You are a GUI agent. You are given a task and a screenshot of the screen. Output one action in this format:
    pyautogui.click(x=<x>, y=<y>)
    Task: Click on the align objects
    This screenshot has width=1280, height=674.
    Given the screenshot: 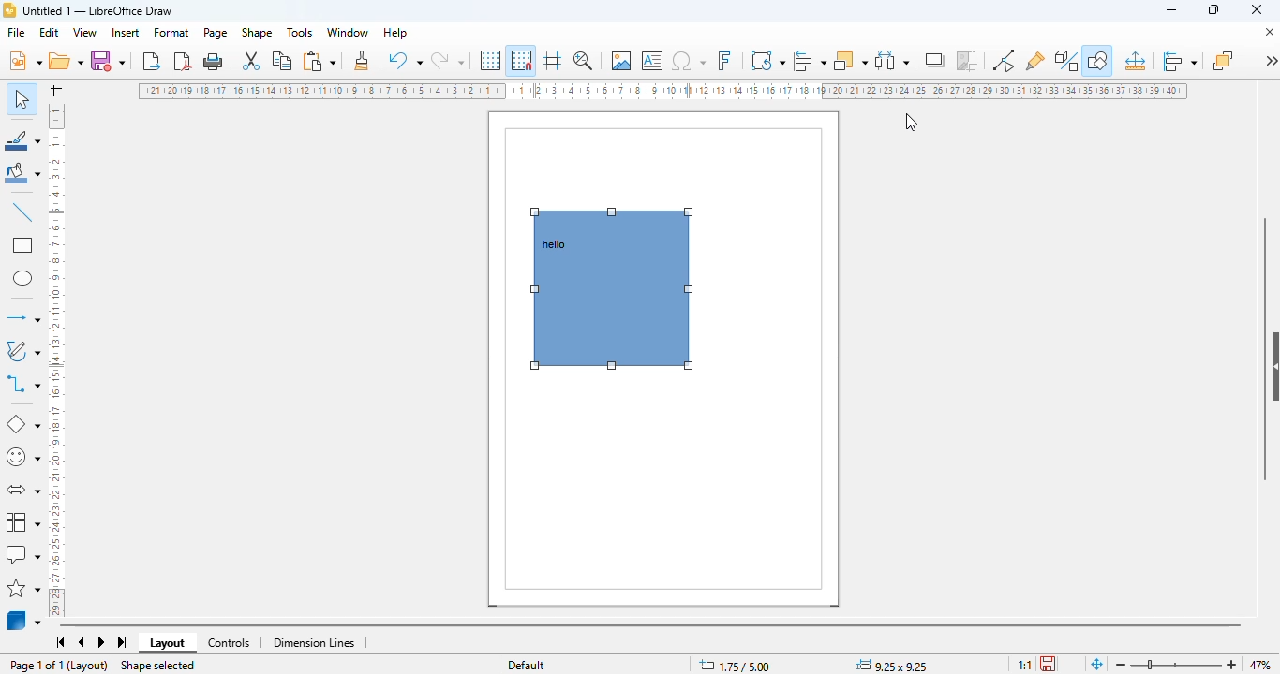 What is the action you would take?
    pyautogui.click(x=1180, y=61)
    